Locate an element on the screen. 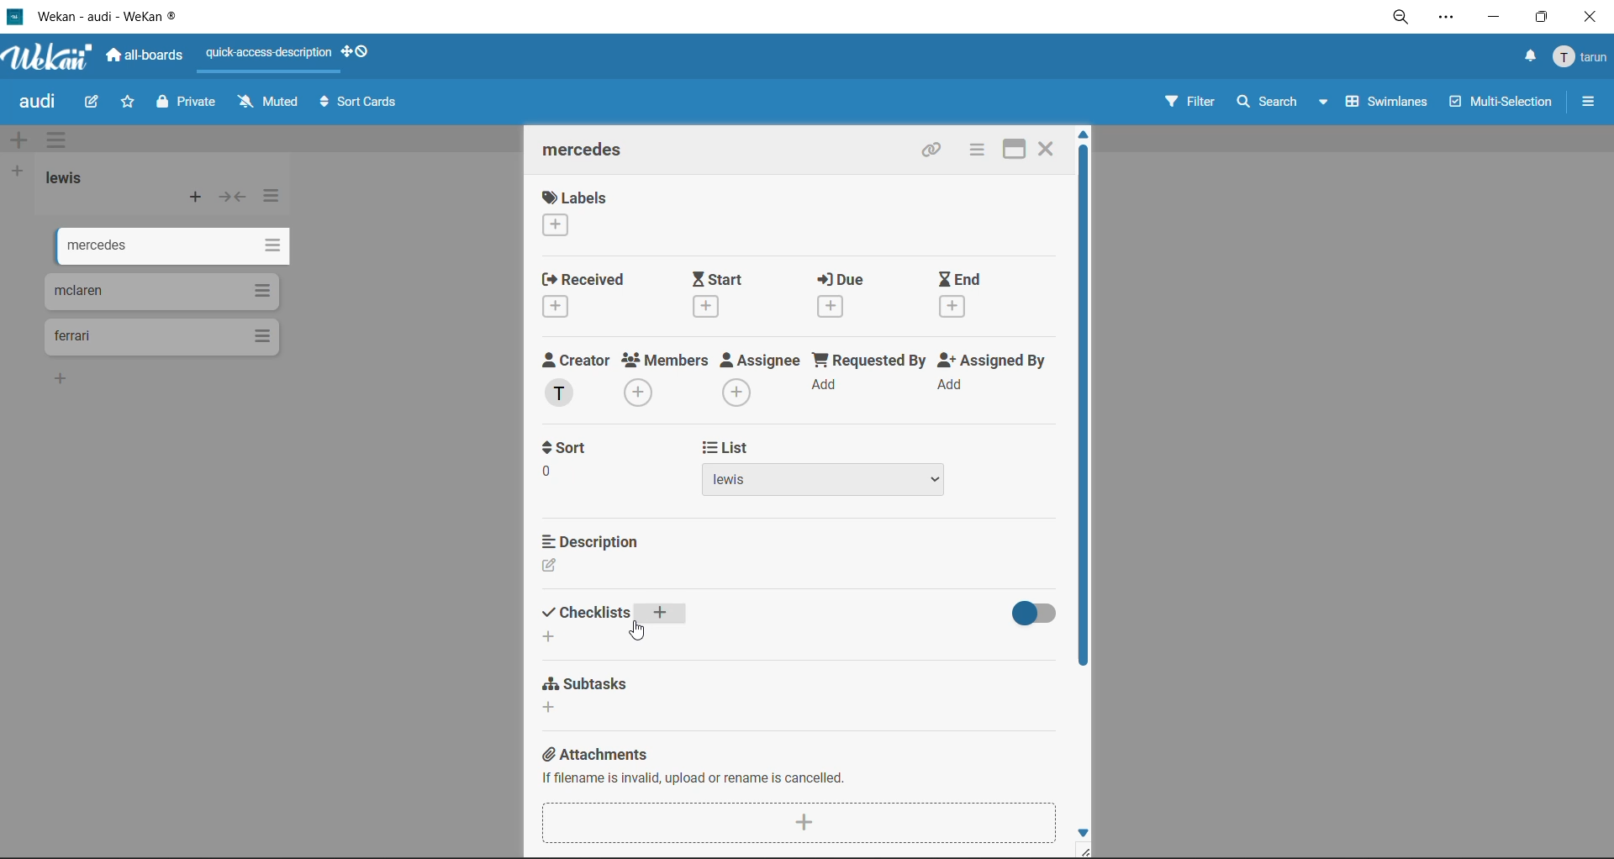  attach is located at coordinates (797, 821).